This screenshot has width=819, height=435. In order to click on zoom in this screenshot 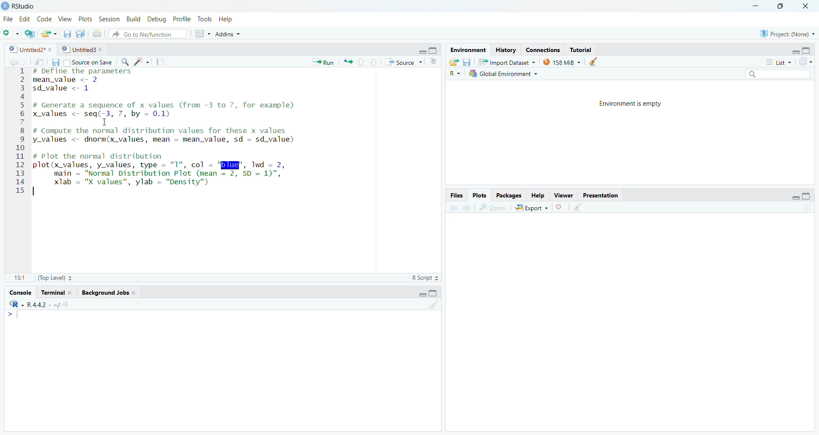, I will do `click(495, 206)`.